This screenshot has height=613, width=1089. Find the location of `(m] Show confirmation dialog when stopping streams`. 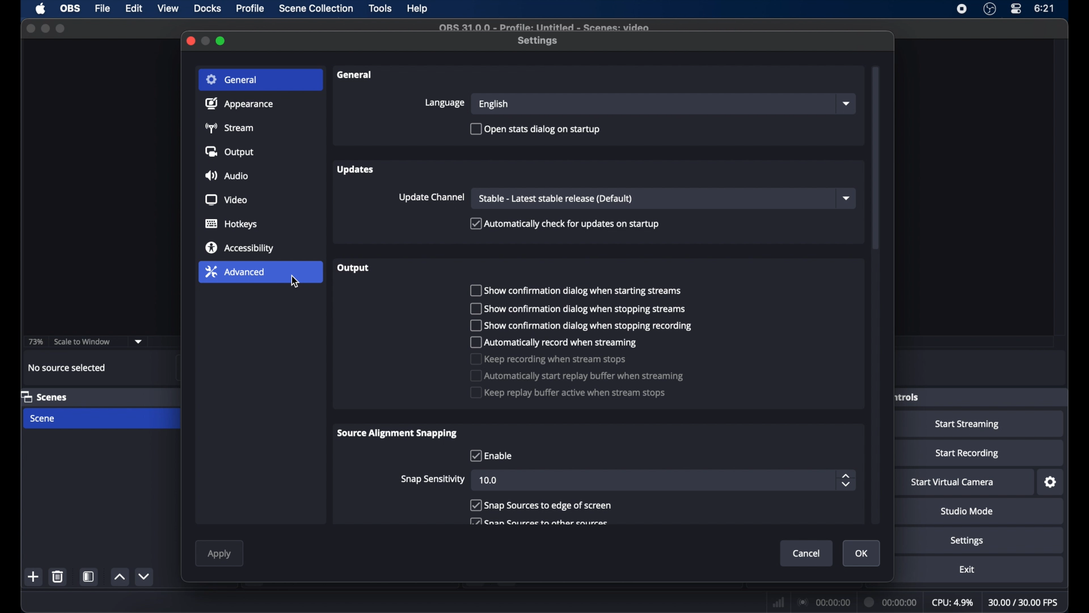

(m] Show confirmation dialog when stopping streams is located at coordinates (576, 309).